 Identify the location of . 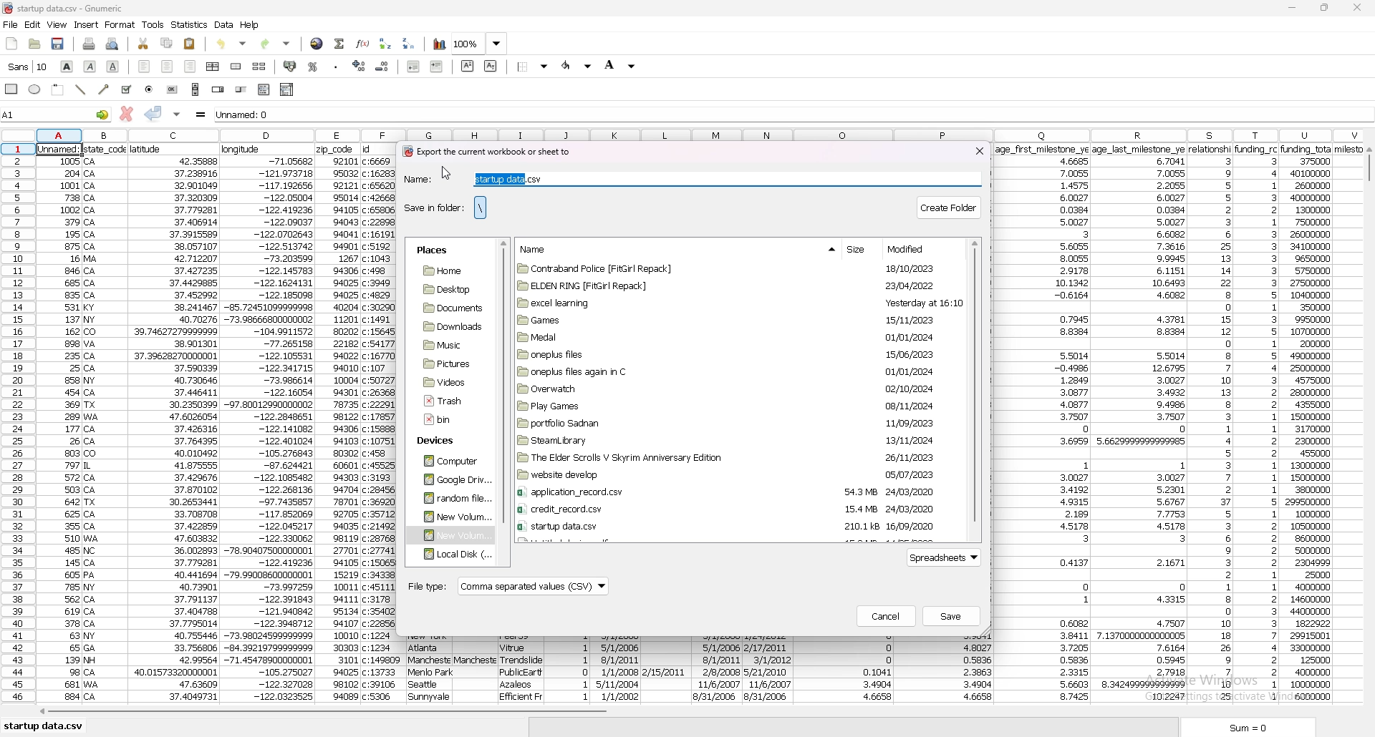
(106, 424).